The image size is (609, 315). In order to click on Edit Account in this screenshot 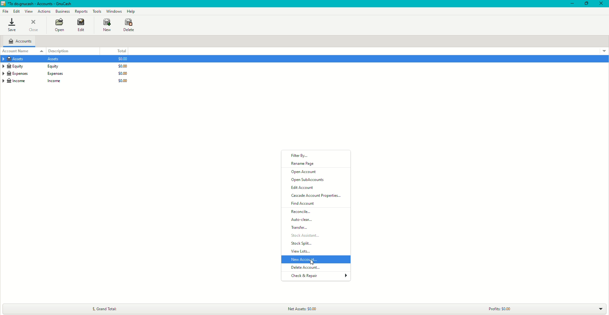, I will do `click(304, 188)`.